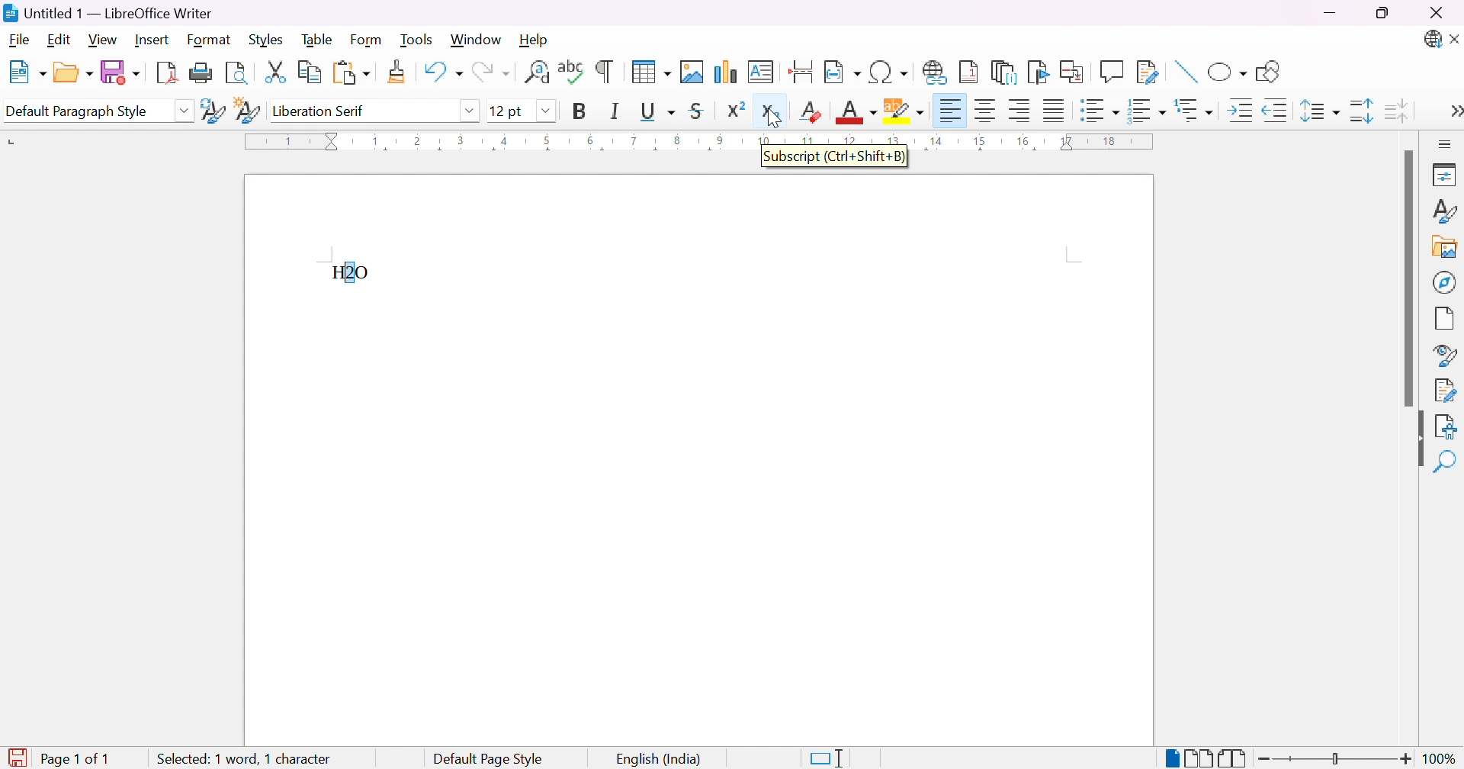 This screenshot has height=769, width=1464. I want to click on Help, so click(535, 38).